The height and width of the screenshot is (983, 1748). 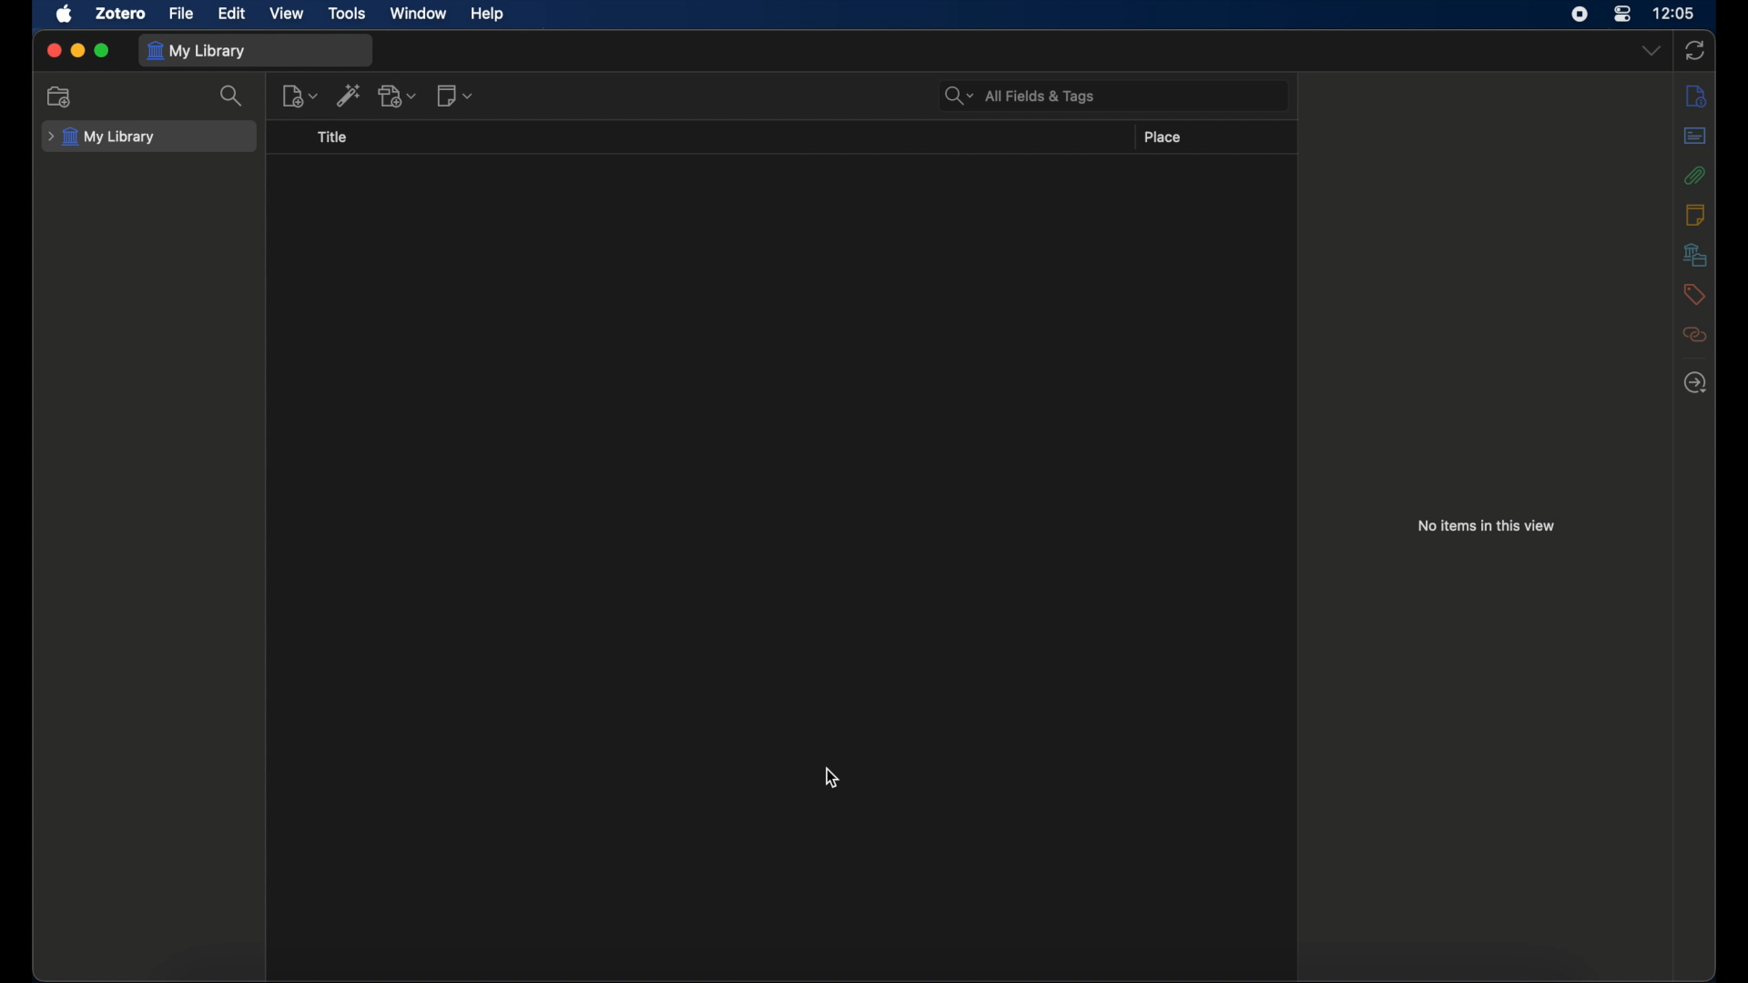 I want to click on new collection, so click(x=58, y=96).